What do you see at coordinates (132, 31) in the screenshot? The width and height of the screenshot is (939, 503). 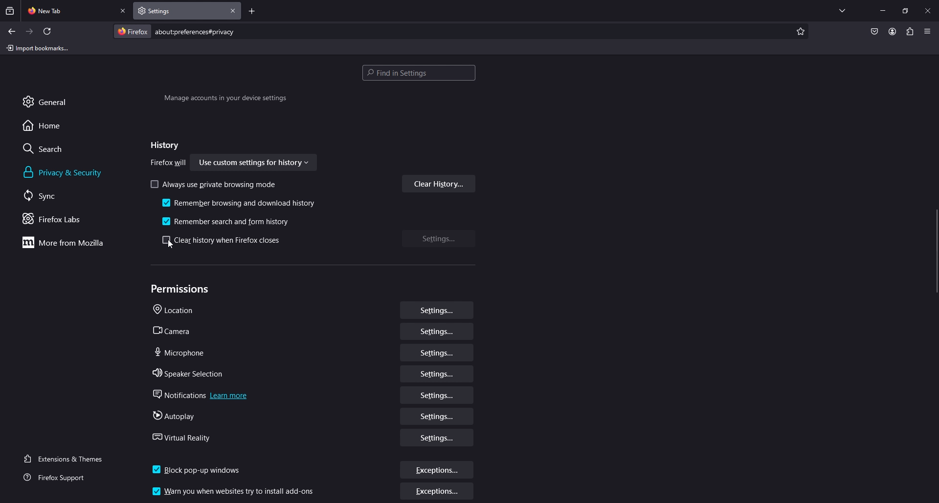 I see `firefox logo` at bounding box center [132, 31].